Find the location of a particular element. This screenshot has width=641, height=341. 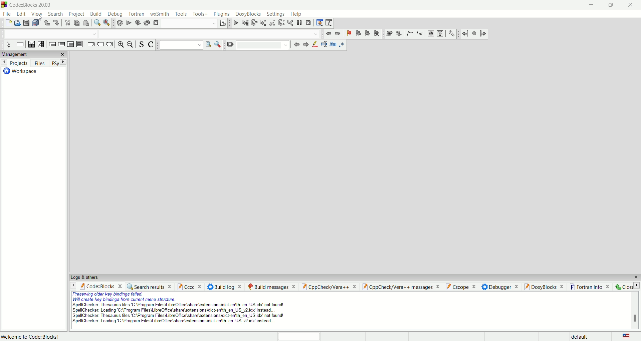

next bookmark is located at coordinates (367, 33).